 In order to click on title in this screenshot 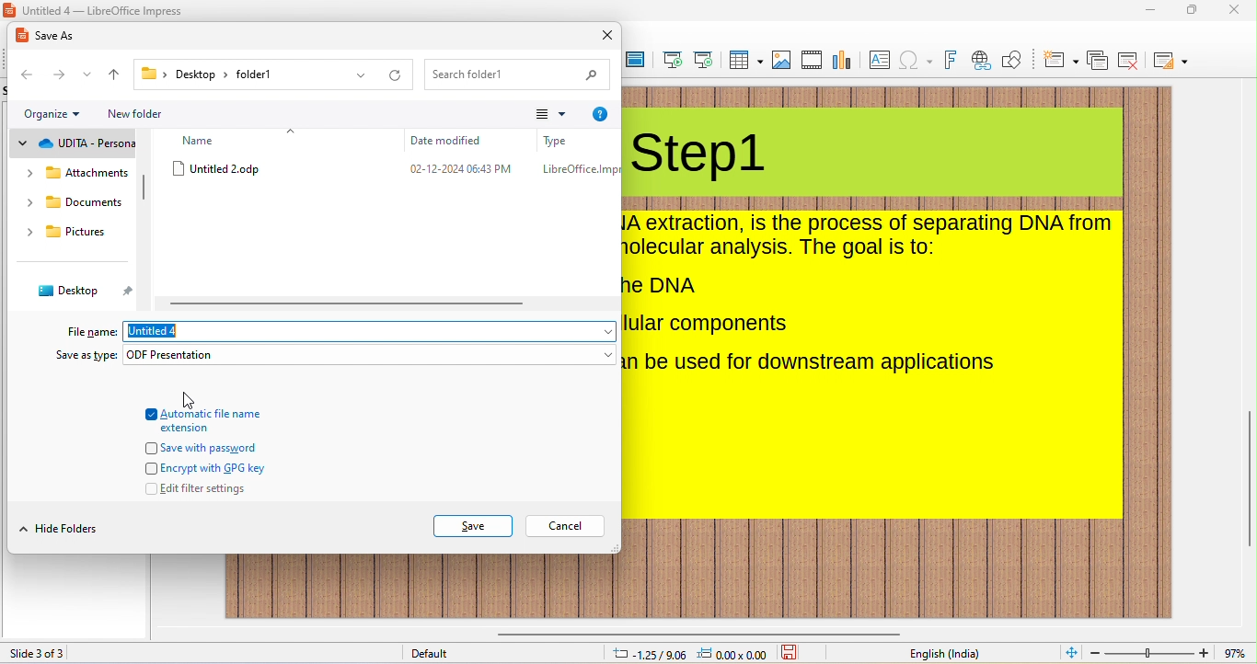, I will do `click(105, 10)`.